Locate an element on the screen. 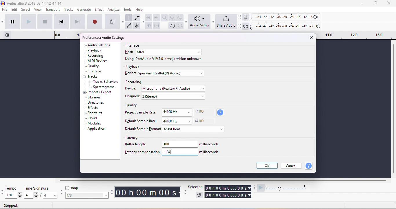 The image size is (396, 209). sample rate information is located at coordinates (221, 113).